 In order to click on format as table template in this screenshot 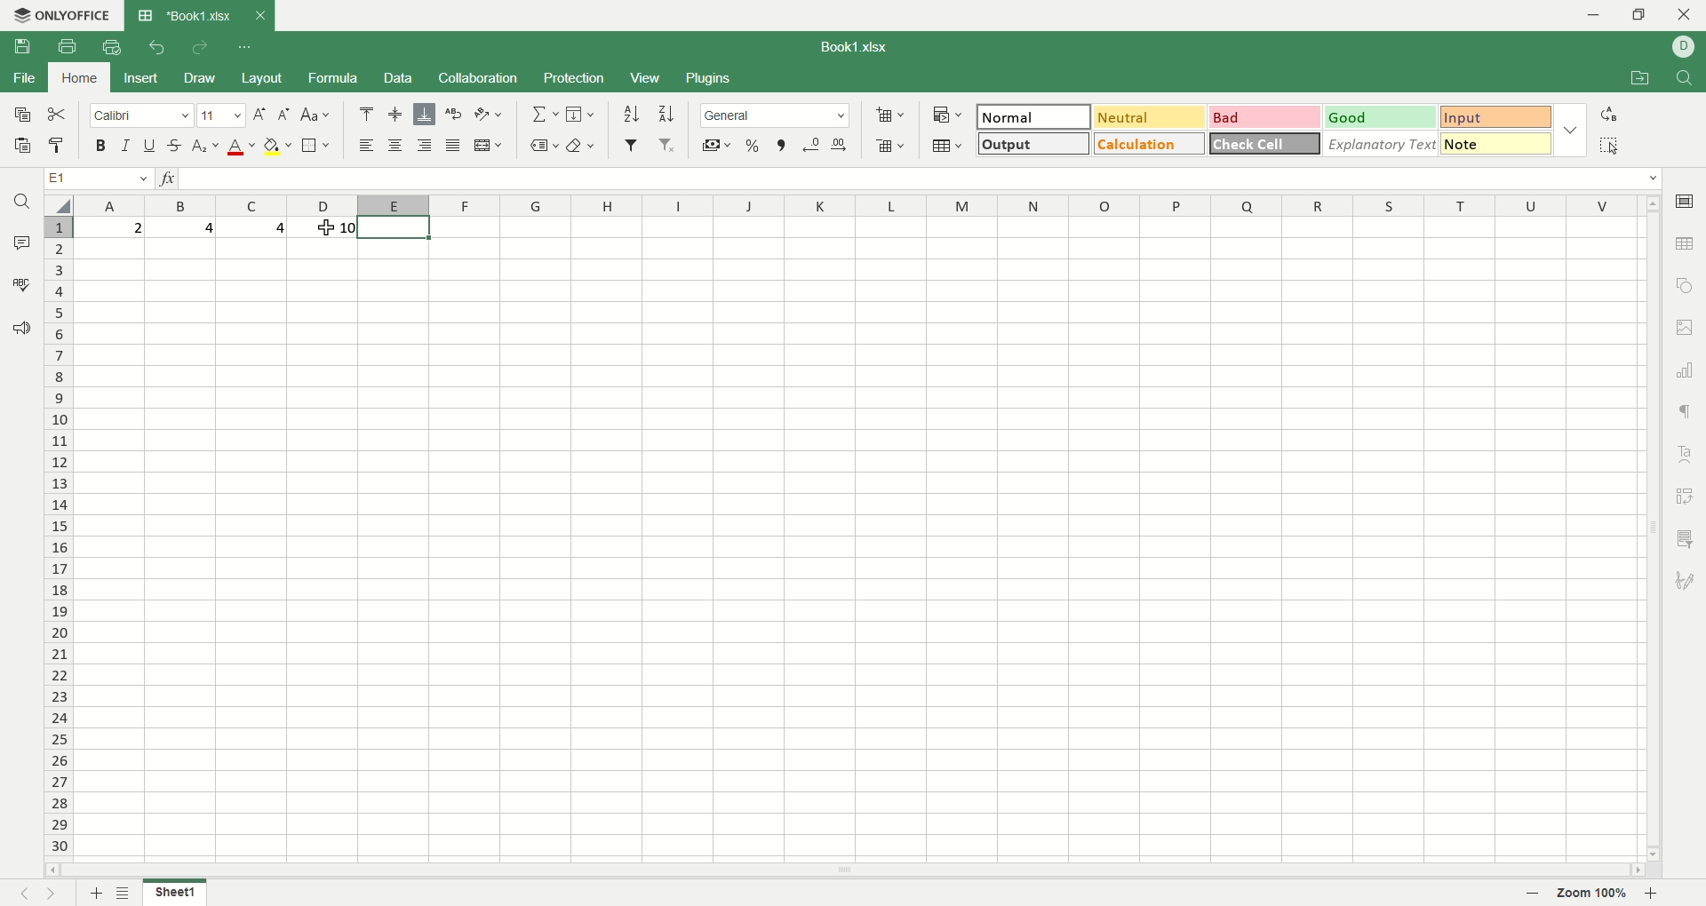, I will do `click(945, 147)`.